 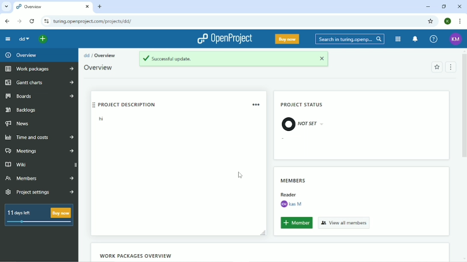 I want to click on dd, so click(x=25, y=40).